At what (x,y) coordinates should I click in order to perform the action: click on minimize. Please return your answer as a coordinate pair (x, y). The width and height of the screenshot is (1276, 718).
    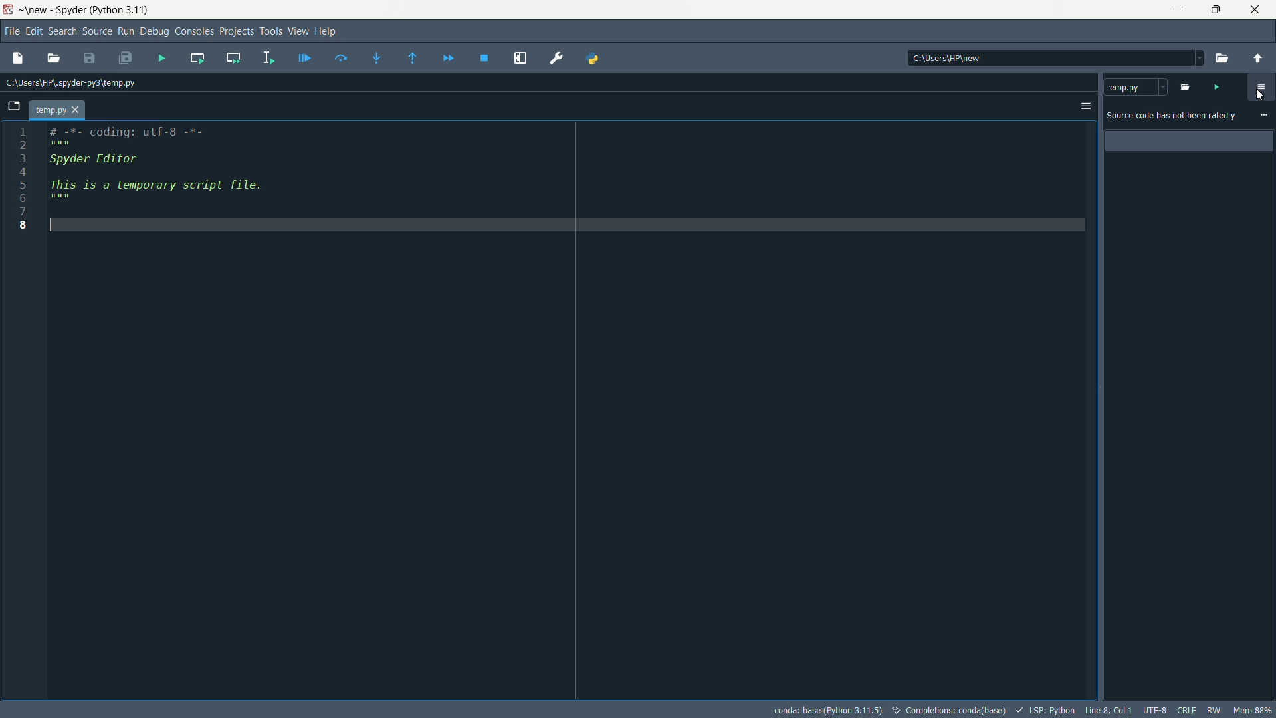
    Looking at the image, I should click on (1179, 10).